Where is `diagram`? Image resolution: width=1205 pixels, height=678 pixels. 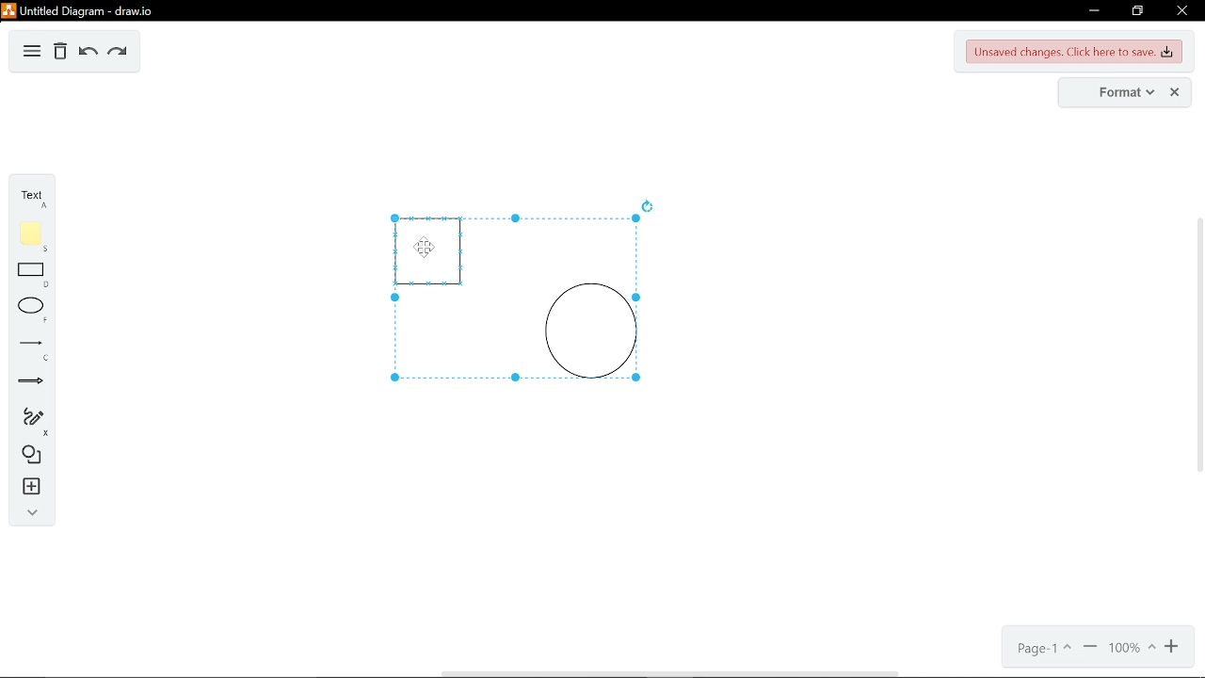 diagram is located at coordinates (32, 52).